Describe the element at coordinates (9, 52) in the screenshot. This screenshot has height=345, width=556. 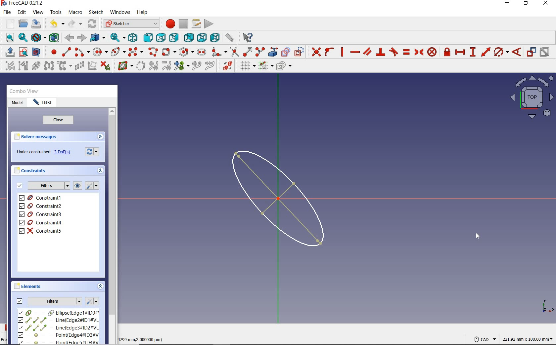
I see `leave sketch` at that location.